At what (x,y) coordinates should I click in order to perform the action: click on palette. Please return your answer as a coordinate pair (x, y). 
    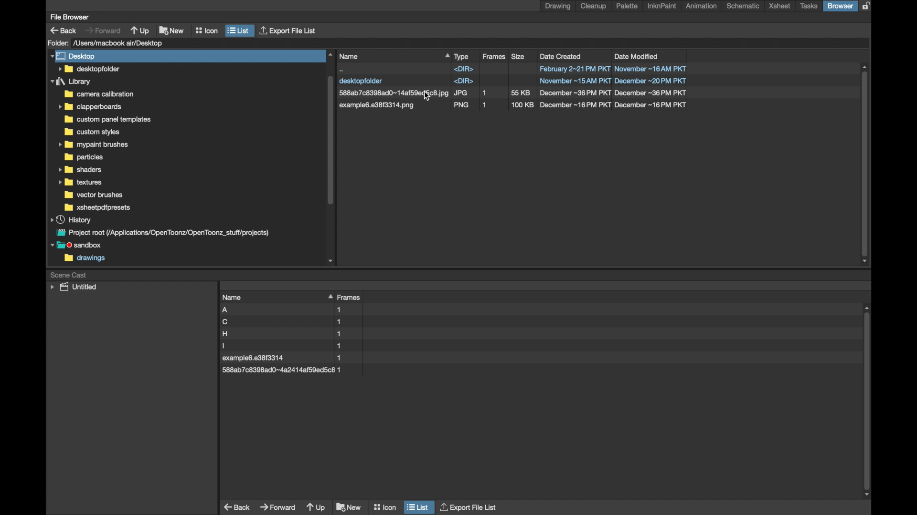
    Looking at the image, I should click on (628, 6).